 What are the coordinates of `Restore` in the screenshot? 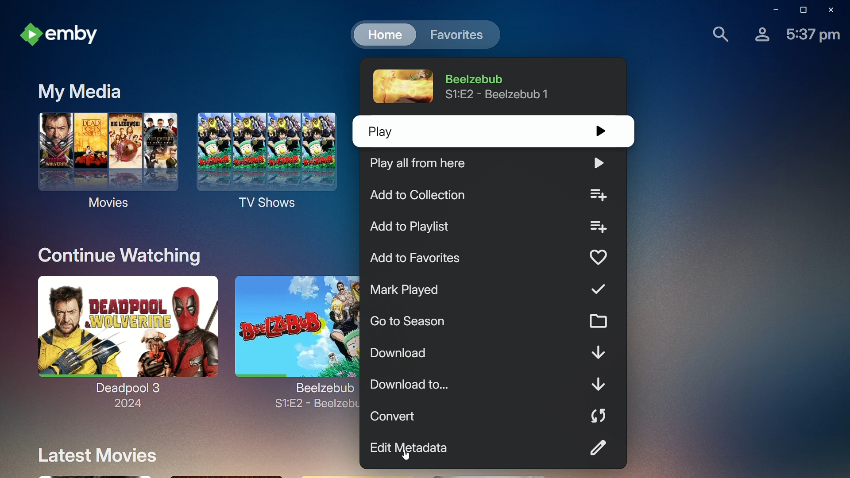 It's located at (800, 12).